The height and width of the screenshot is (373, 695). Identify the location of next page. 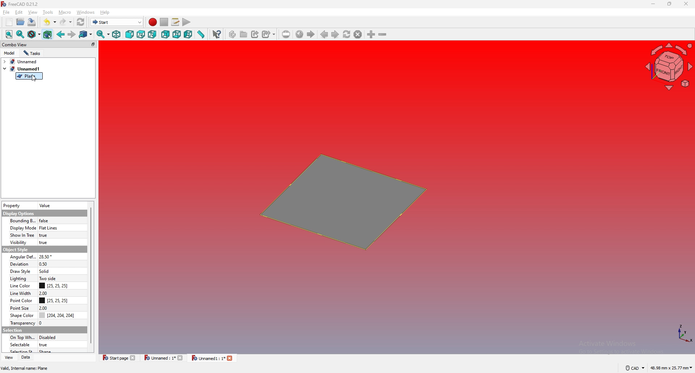
(336, 35).